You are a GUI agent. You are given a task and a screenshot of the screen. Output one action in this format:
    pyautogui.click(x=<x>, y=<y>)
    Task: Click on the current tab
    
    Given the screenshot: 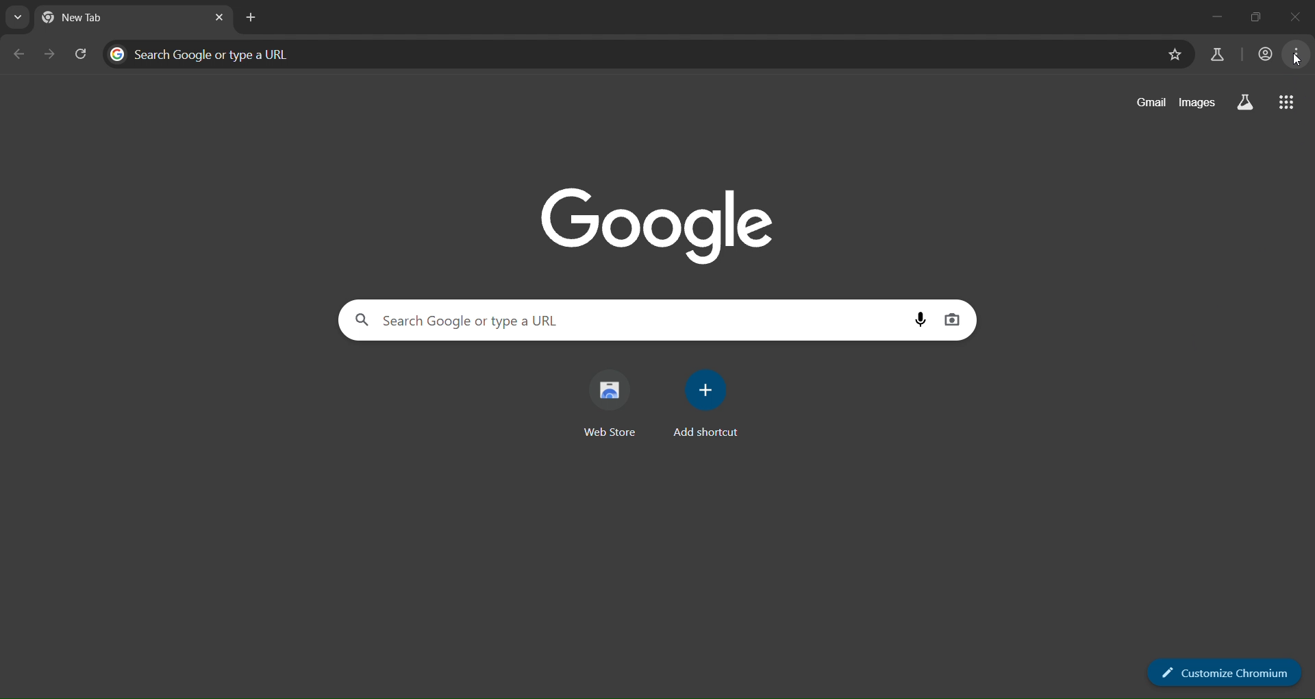 What is the action you would take?
    pyautogui.click(x=79, y=18)
    